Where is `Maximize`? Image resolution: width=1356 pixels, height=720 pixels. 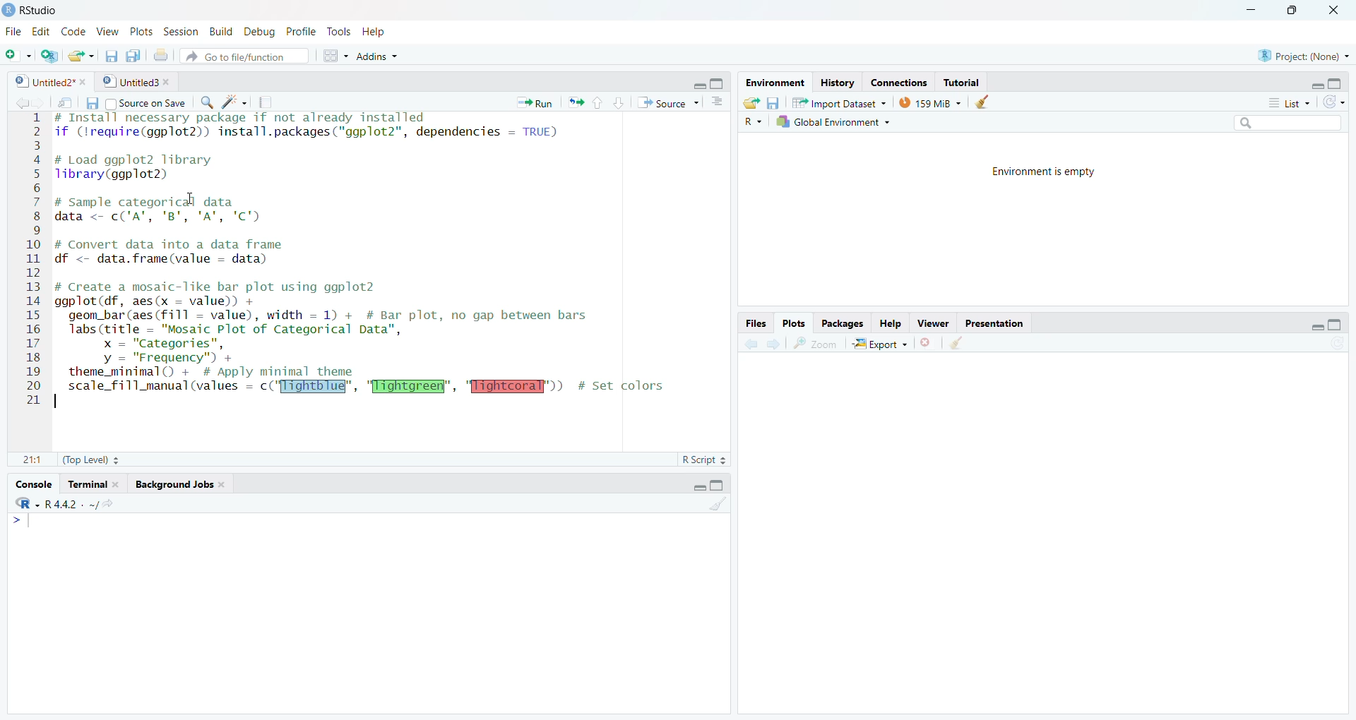
Maximize is located at coordinates (719, 485).